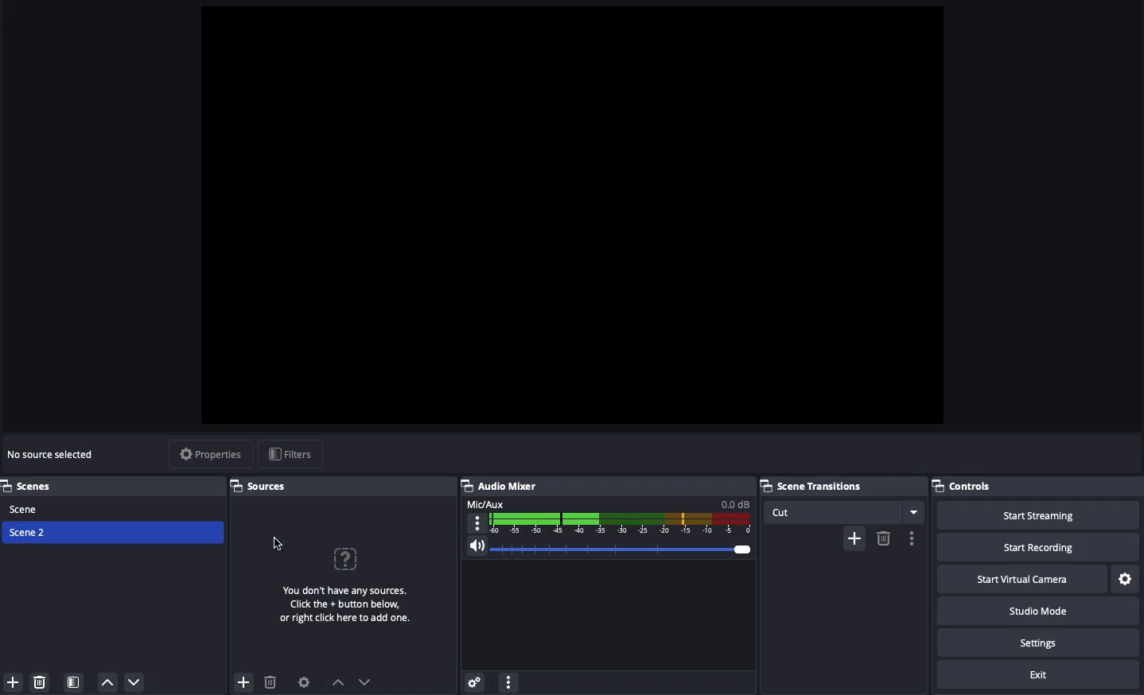  What do you see at coordinates (273, 682) in the screenshot?
I see `delete` at bounding box center [273, 682].